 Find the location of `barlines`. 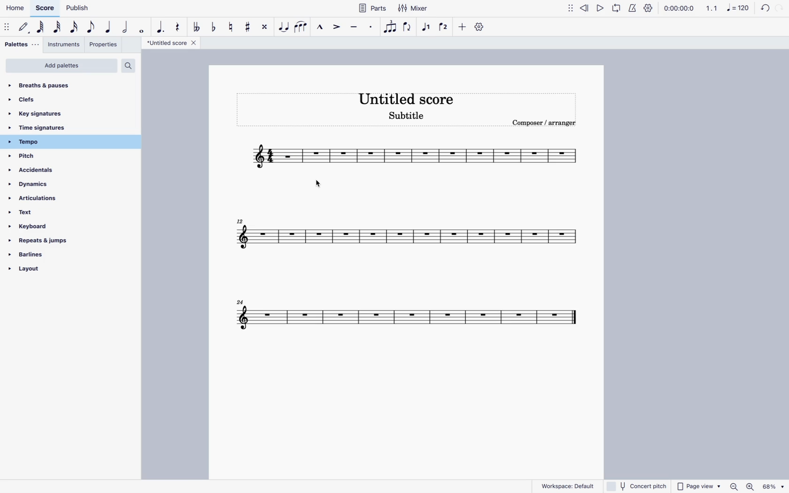

barlines is located at coordinates (44, 256).